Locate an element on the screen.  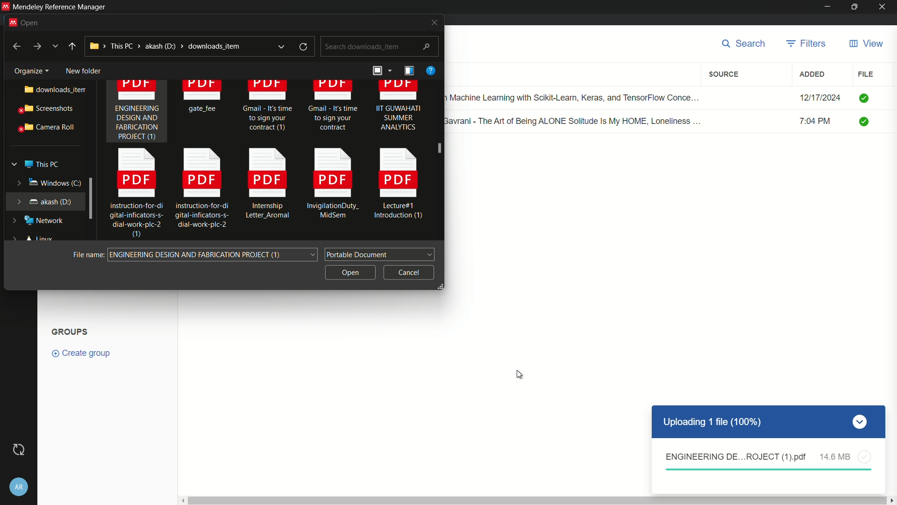
Sync is located at coordinates (19, 449).